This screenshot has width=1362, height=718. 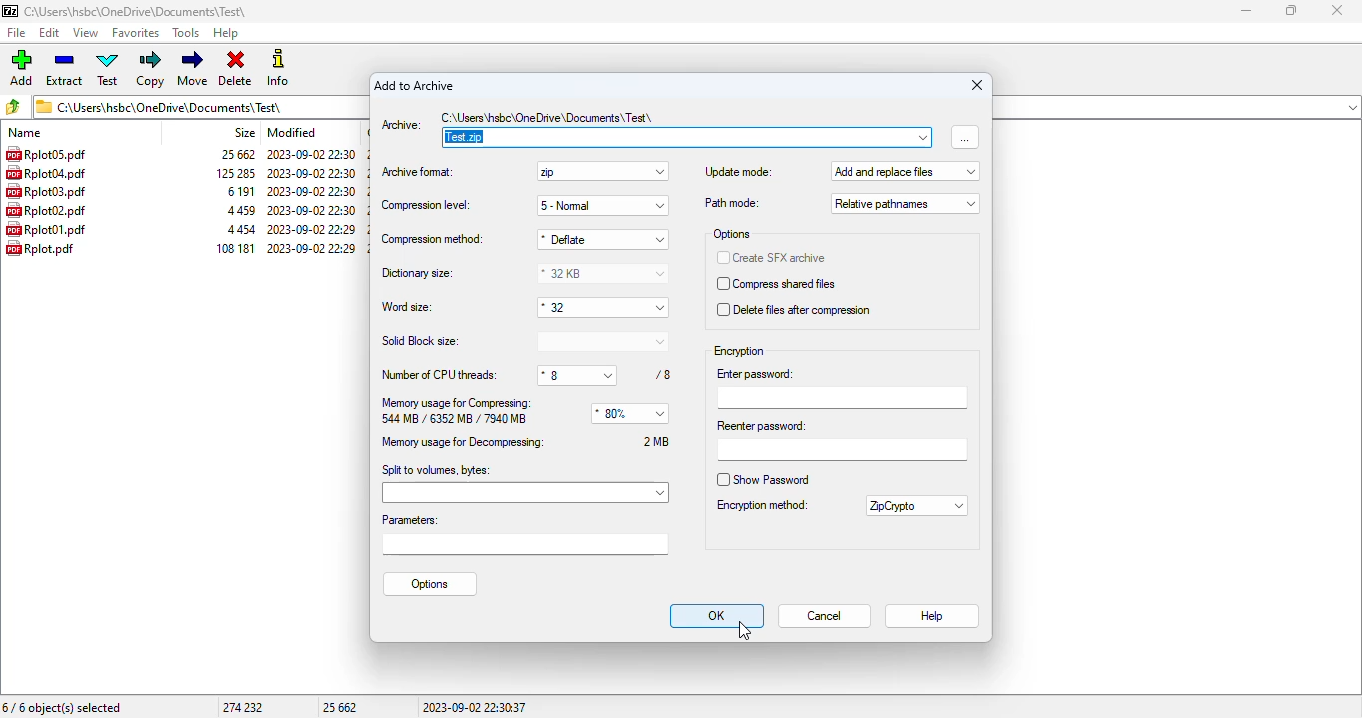 What do you see at coordinates (151, 69) in the screenshot?
I see `copy` at bounding box center [151, 69].